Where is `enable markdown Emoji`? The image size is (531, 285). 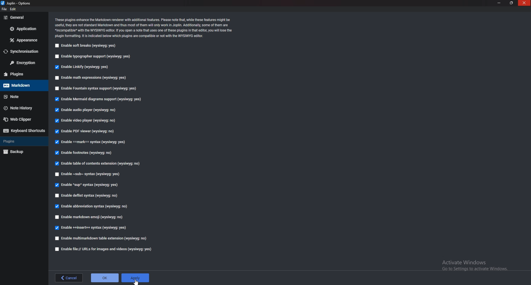
enable markdown Emoji is located at coordinates (89, 218).